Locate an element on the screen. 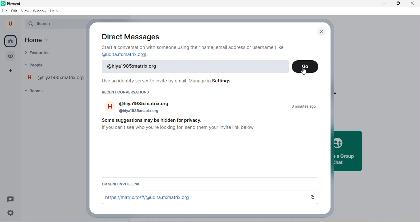 The image size is (420, 222). minimize is located at coordinates (381, 4).